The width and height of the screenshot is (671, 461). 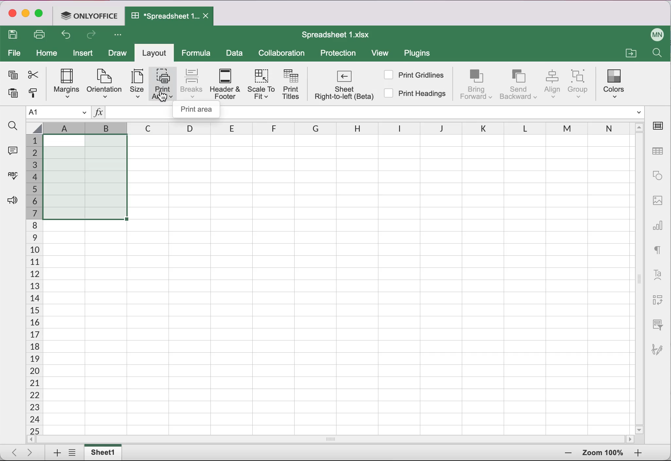 What do you see at coordinates (658, 249) in the screenshot?
I see `text` at bounding box center [658, 249].